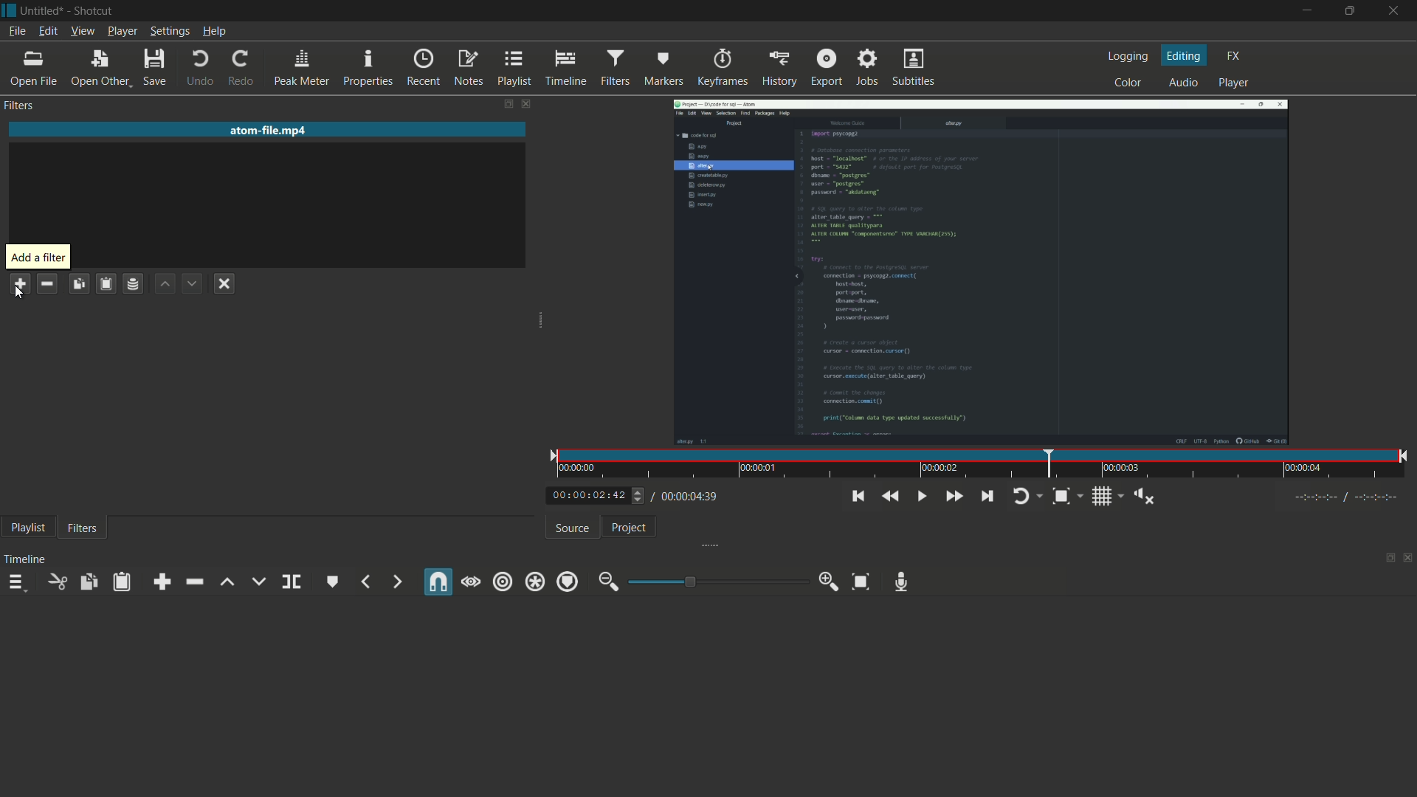  I want to click on undo, so click(201, 70).